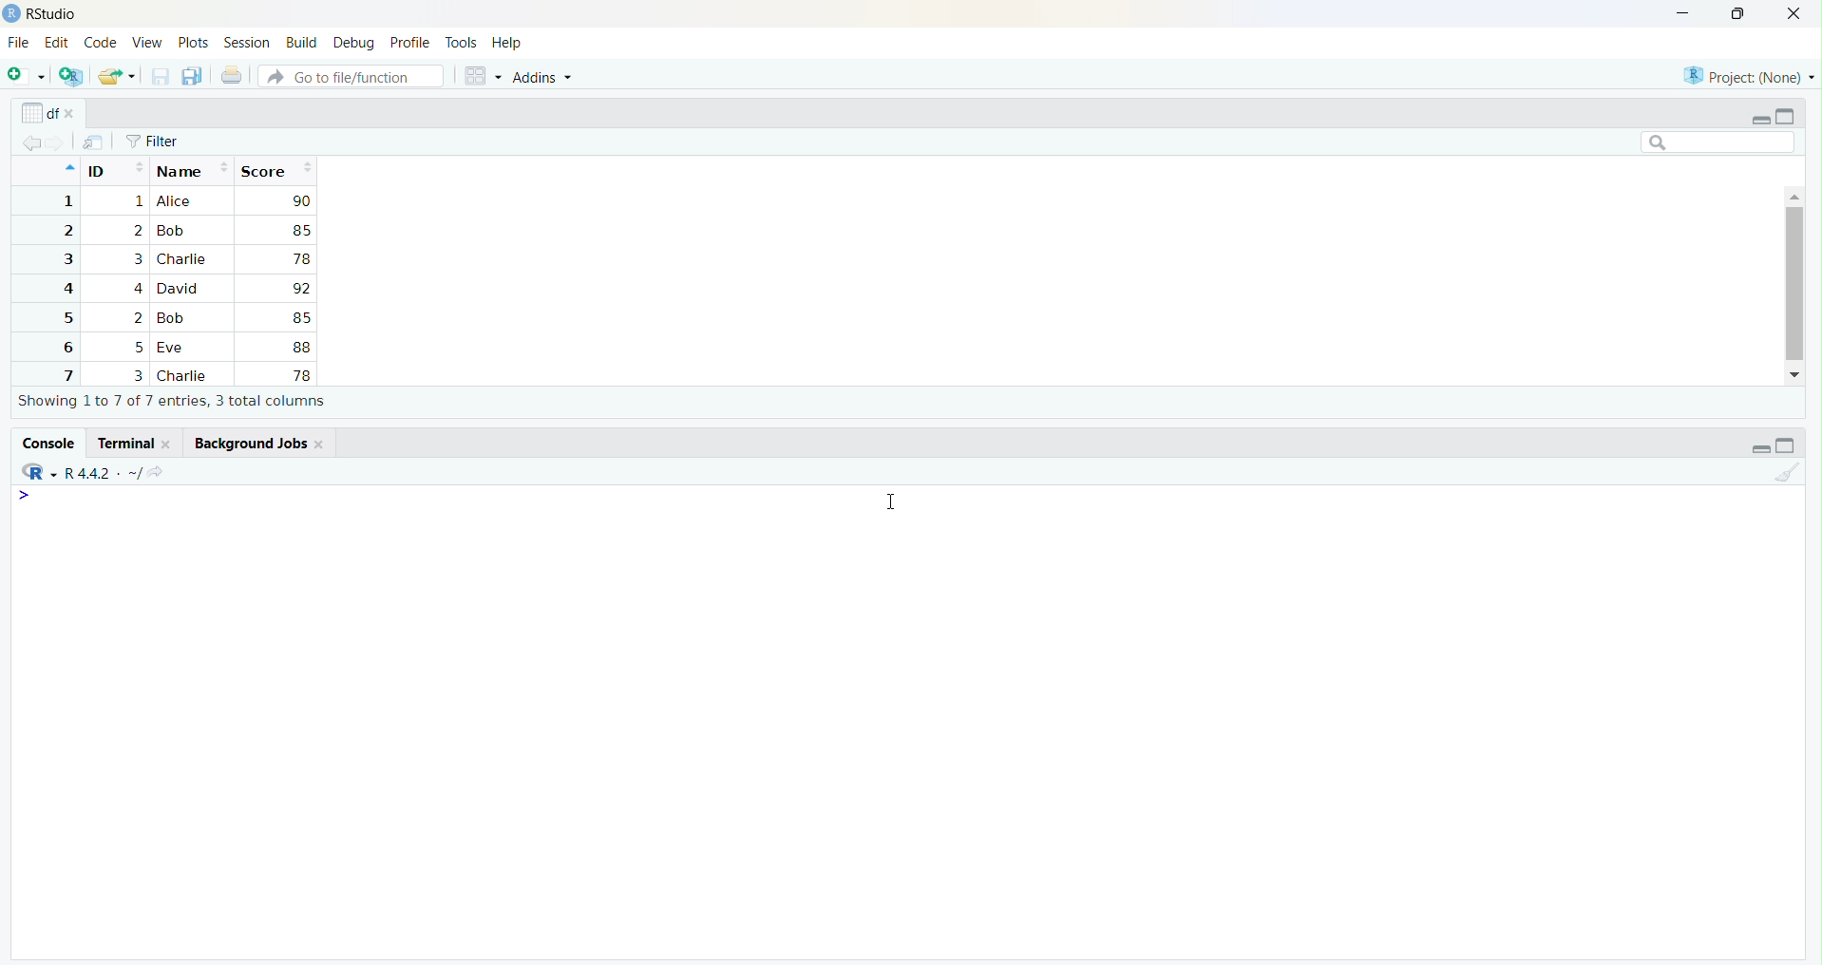  Describe the element at coordinates (410, 44) in the screenshot. I see `Profile` at that location.